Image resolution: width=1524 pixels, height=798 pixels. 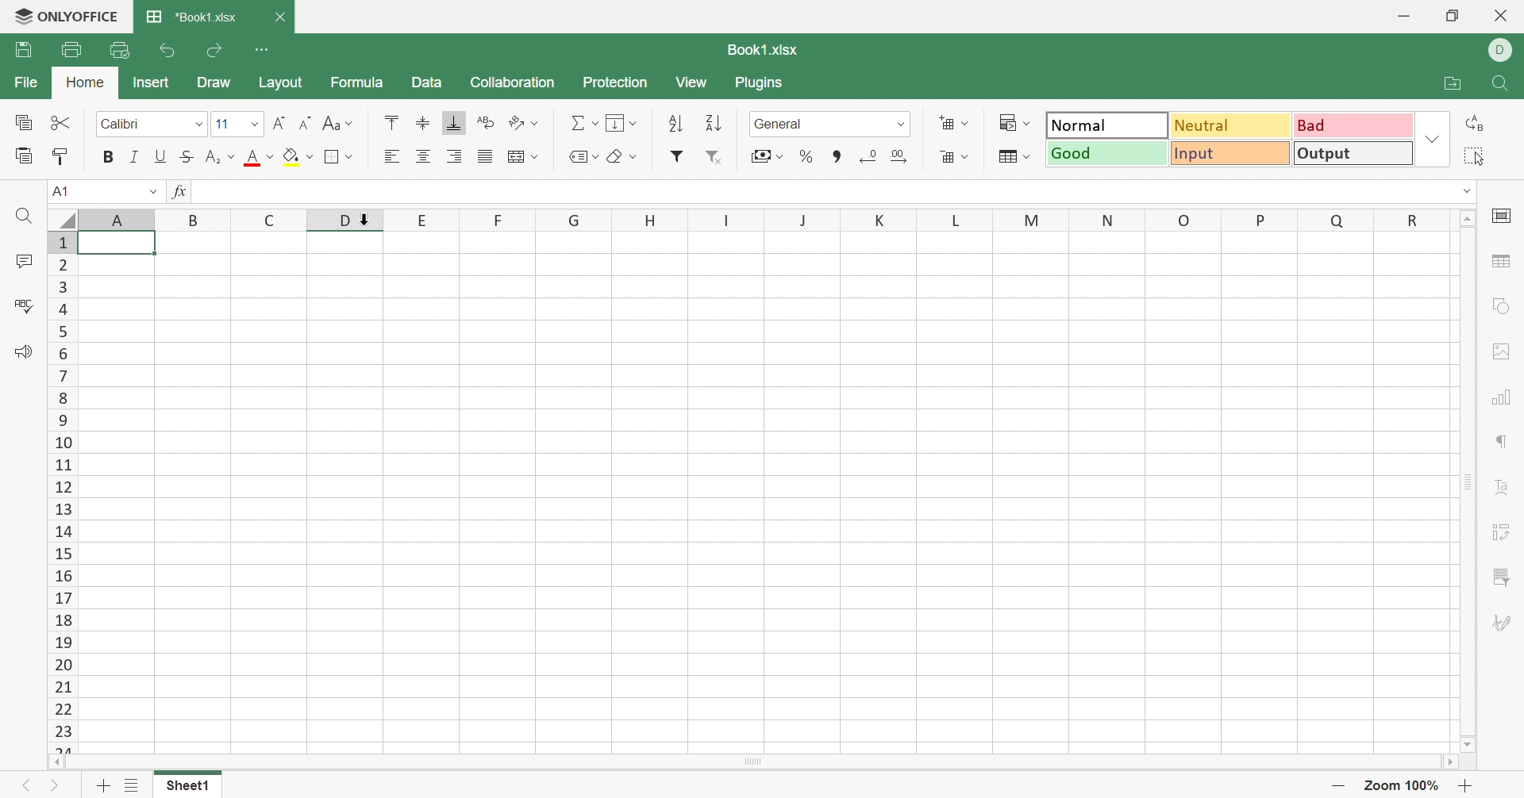 What do you see at coordinates (1005, 121) in the screenshot?
I see `Conditional formatting` at bounding box center [1005, 121].